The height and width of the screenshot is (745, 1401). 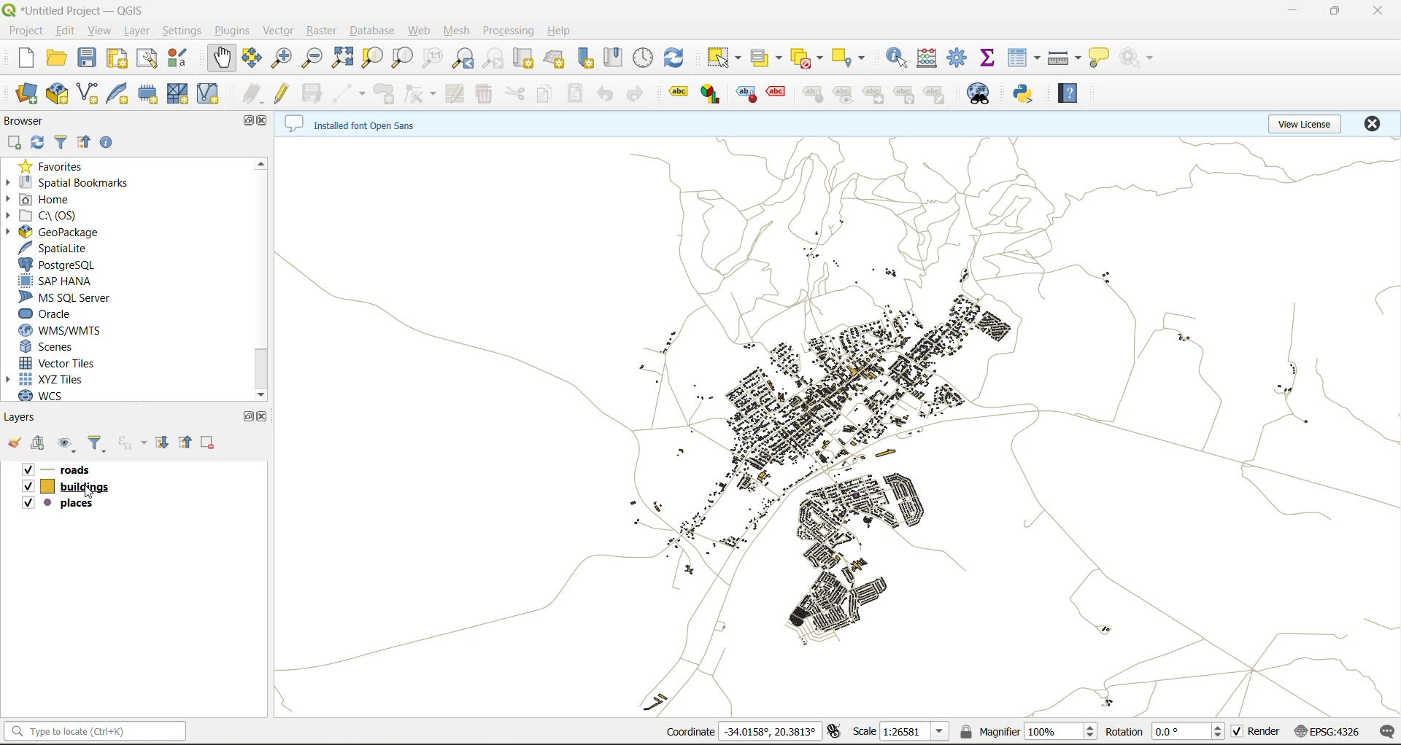 What do you see at coordinates (1384, 730) in the screenshot?
I see `log messages` at bounding box center [1384, 730].